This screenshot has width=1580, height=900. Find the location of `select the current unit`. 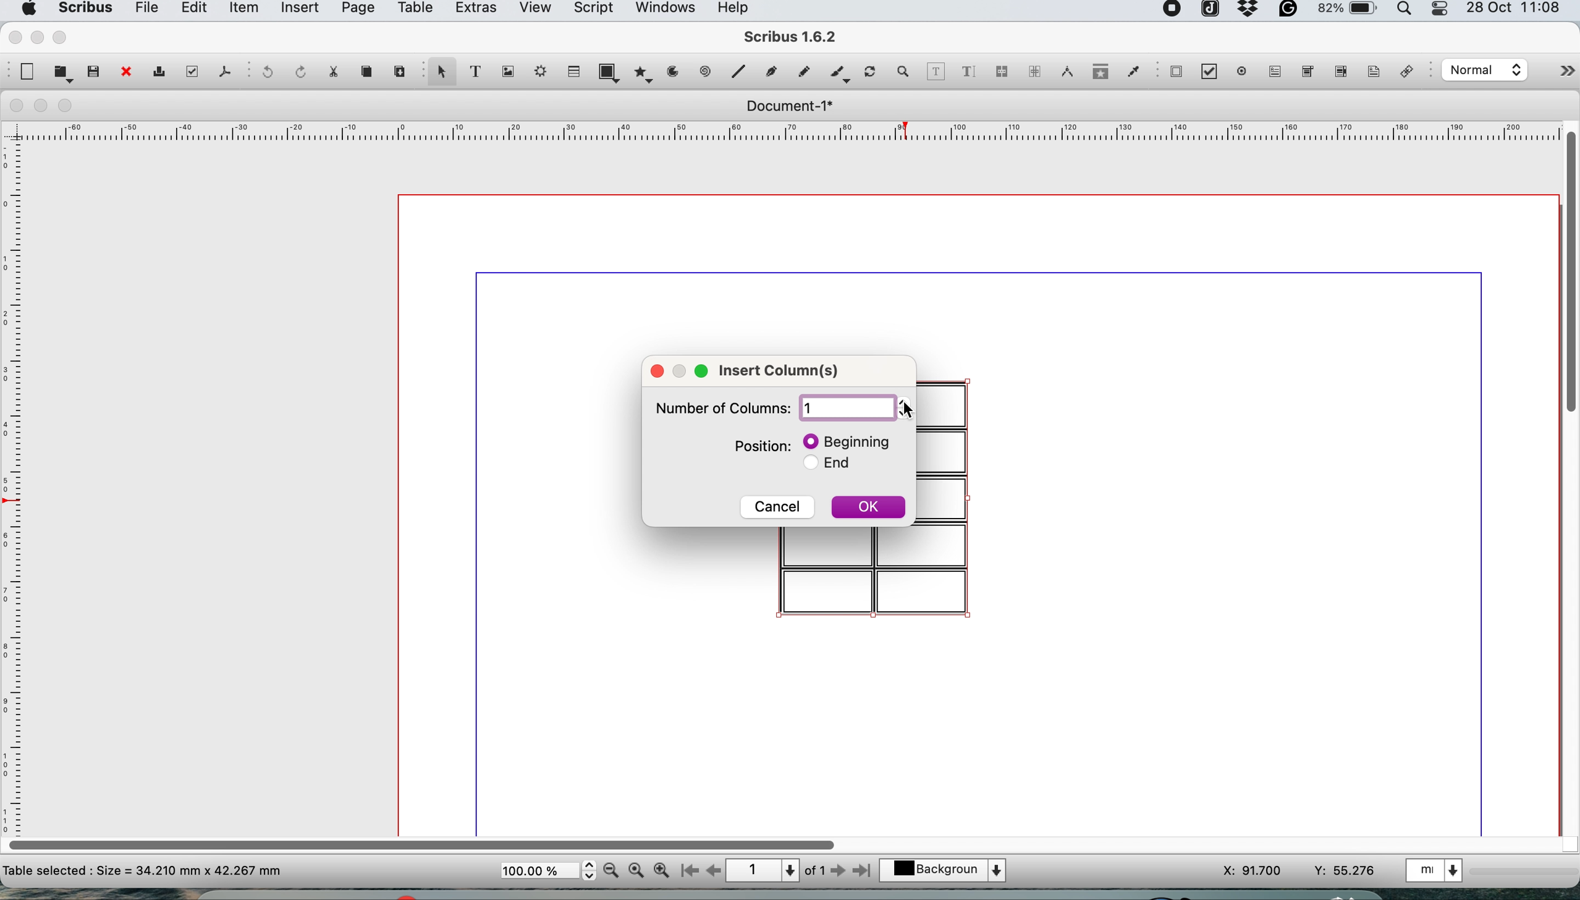

select the current unit is located at coordinates (1437, 869).